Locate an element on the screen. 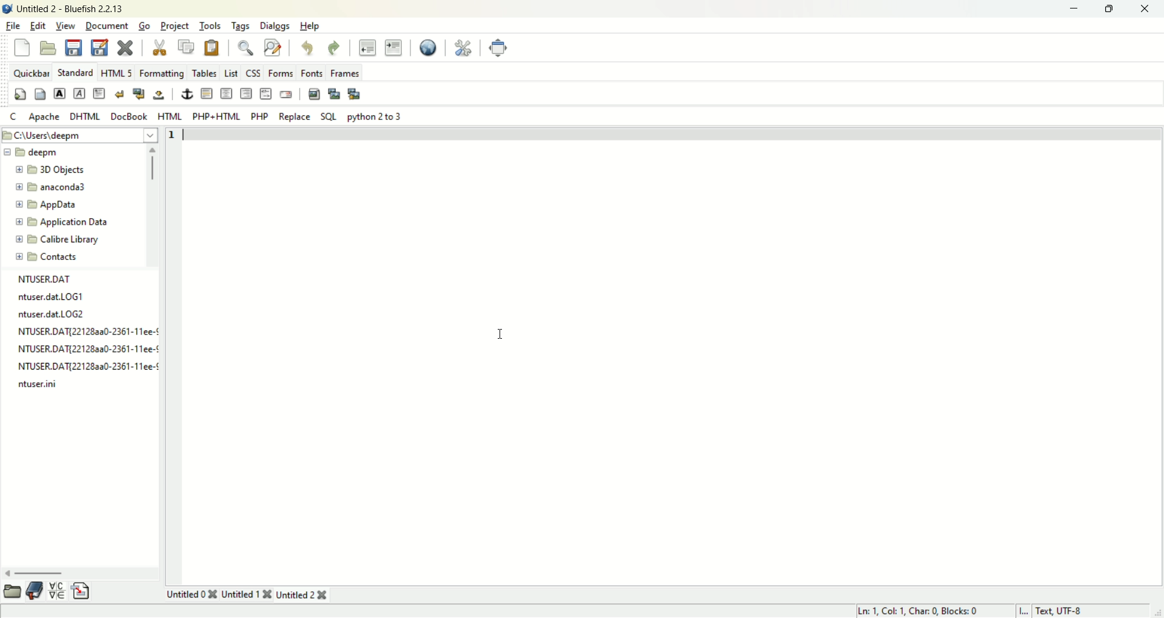 The height and width of the screenshot is (618, 1164). PHP+HTML is located at coordinates (216, 118).